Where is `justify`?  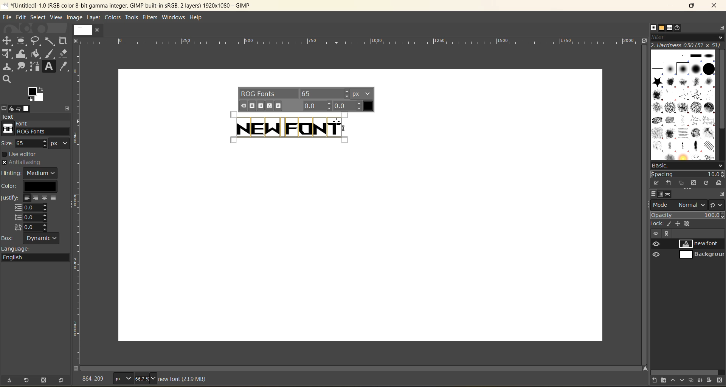
justify is located at coordinates (31, 212).